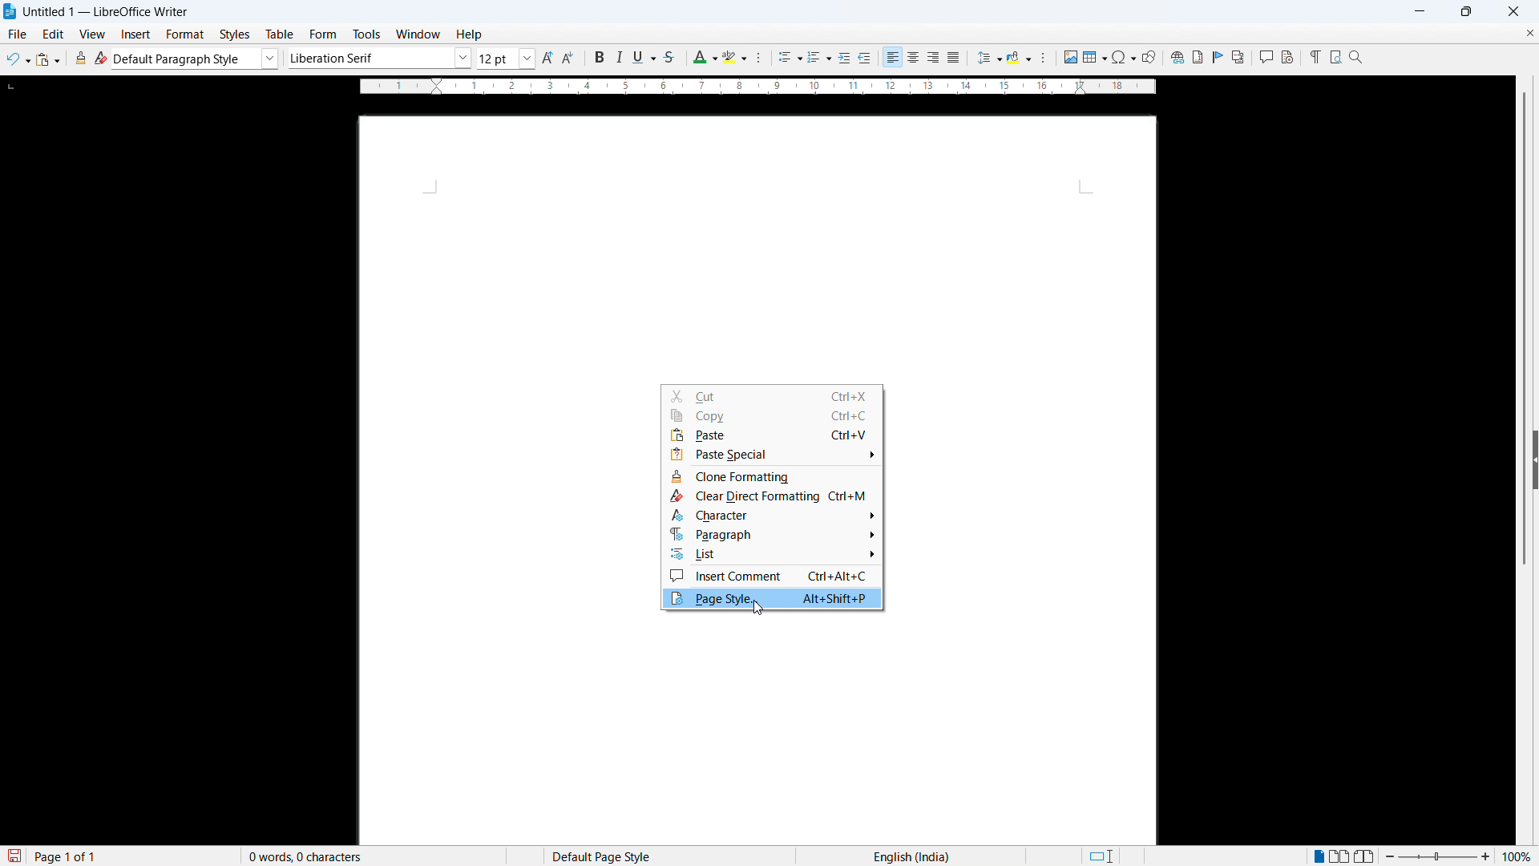 The image size is (1539, 866). Describe the element at coordinates (1467, 12) in the screenshot. I see `Maximise ` at that location.